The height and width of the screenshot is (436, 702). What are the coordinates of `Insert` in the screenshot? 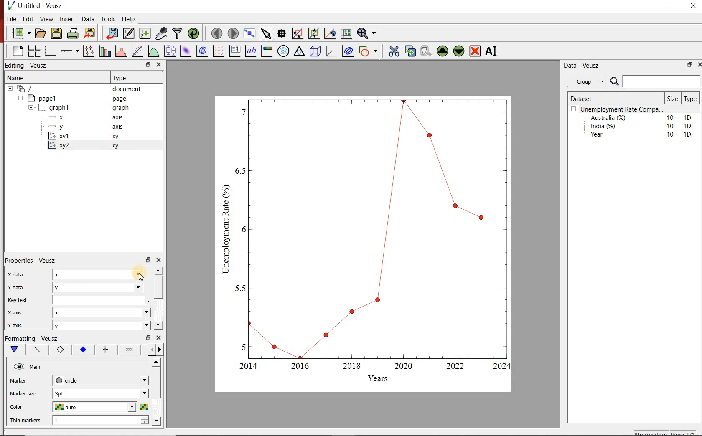 It's located at (67, 19).